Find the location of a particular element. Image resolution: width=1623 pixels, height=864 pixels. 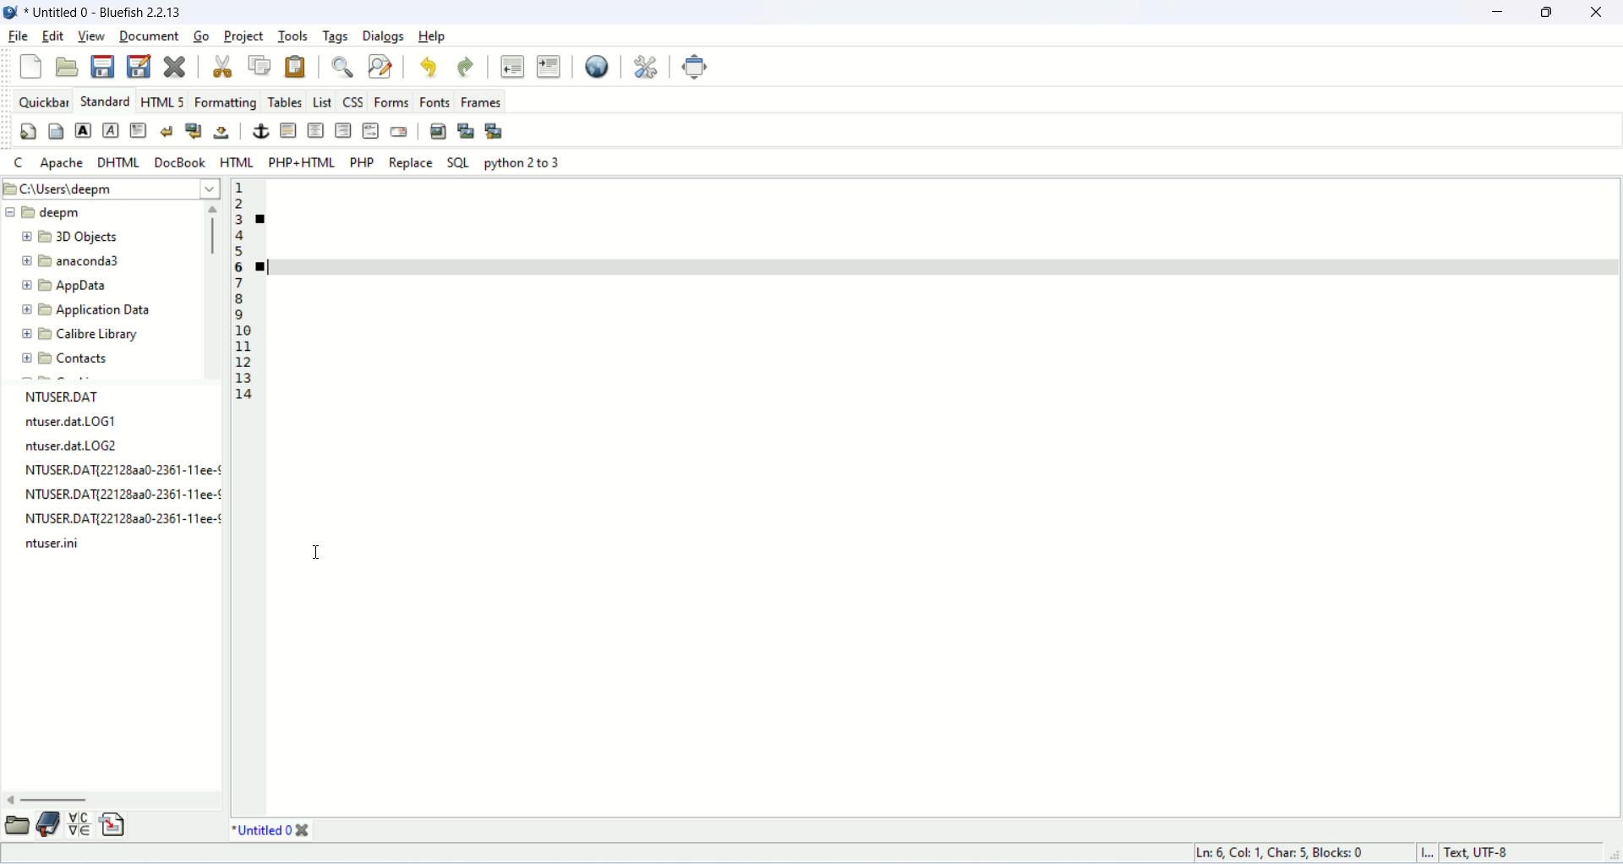

folder name is located at coordinates (96, 311).